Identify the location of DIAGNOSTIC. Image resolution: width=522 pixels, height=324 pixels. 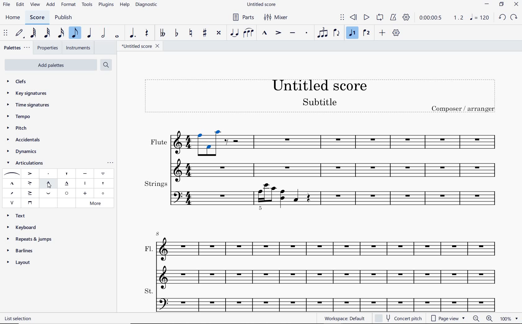
(148, 5).